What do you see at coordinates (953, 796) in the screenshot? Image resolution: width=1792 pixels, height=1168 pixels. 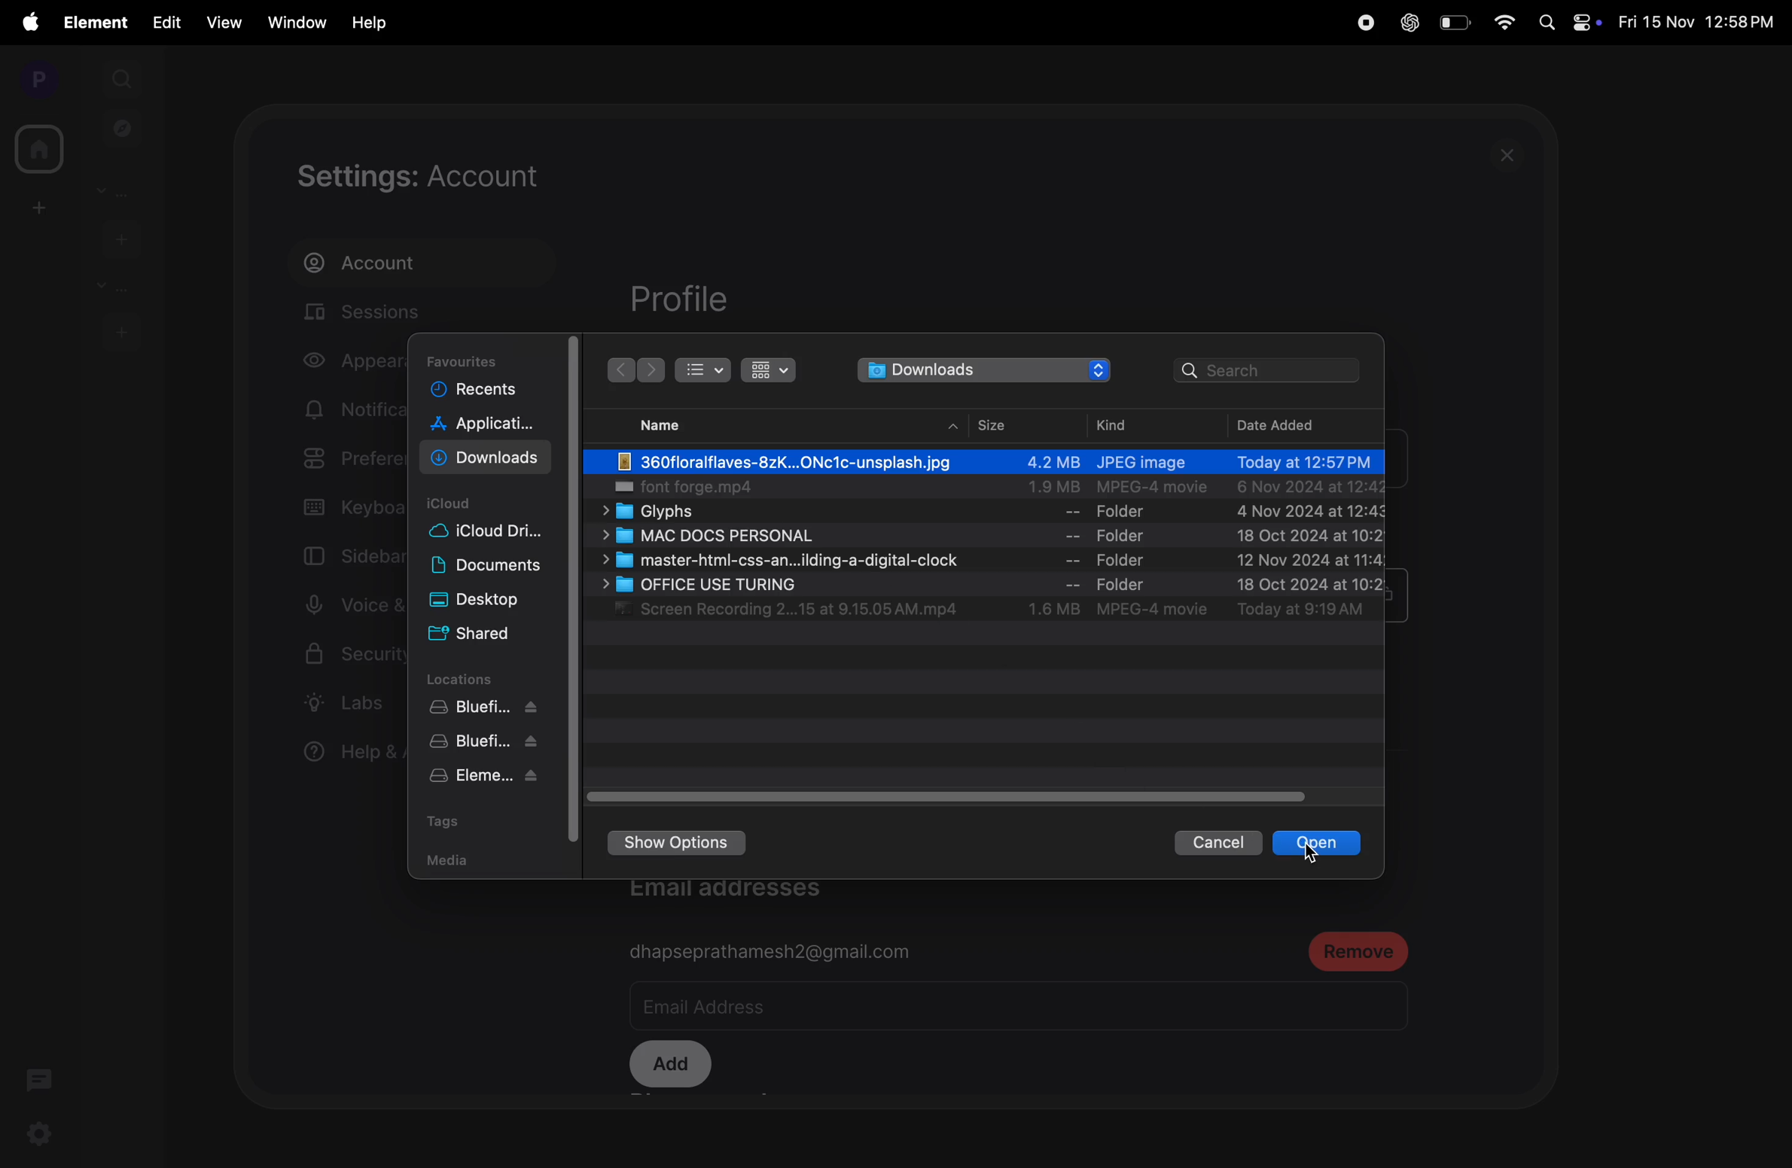 I see `taggle` at bounding box center [953, 796].